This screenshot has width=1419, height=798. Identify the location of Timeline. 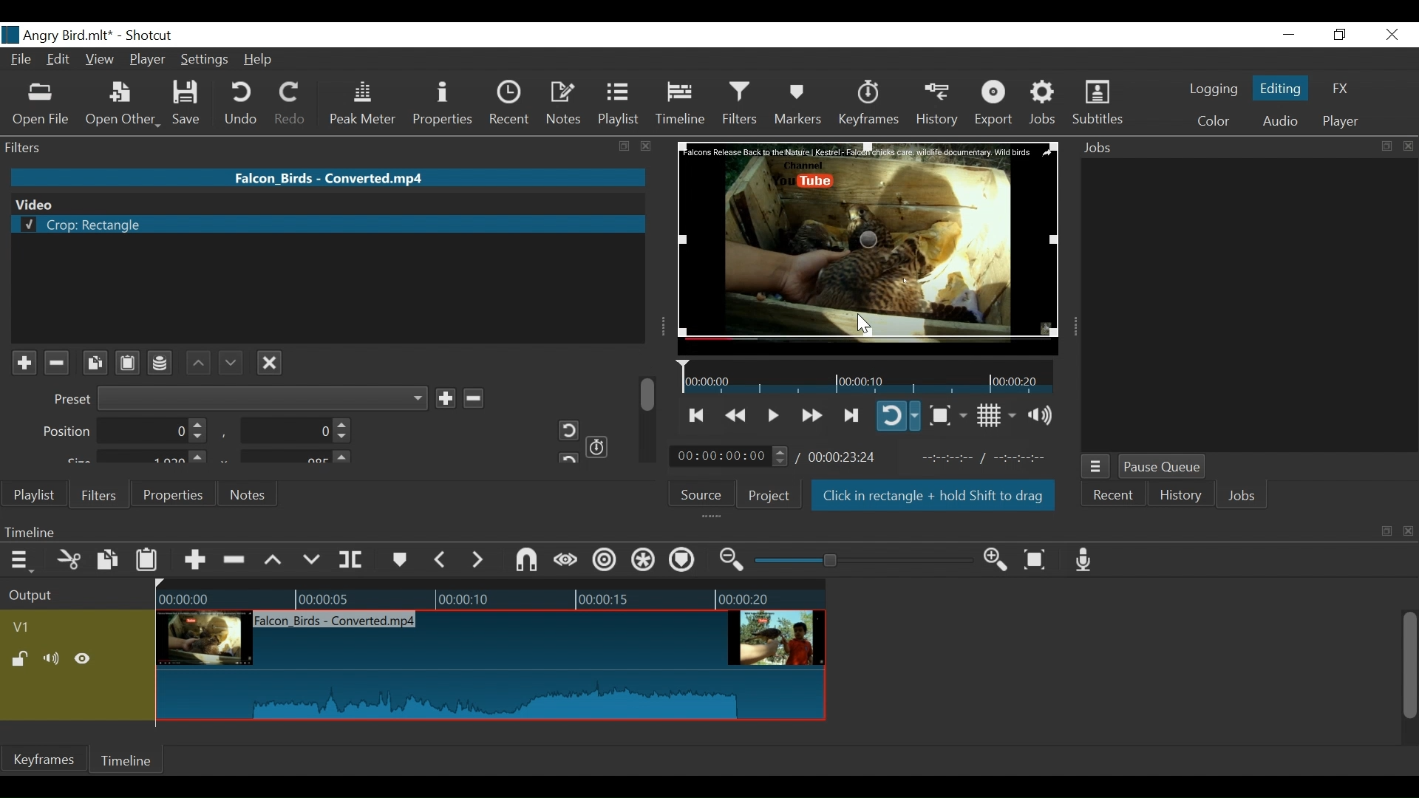
(681, 103).